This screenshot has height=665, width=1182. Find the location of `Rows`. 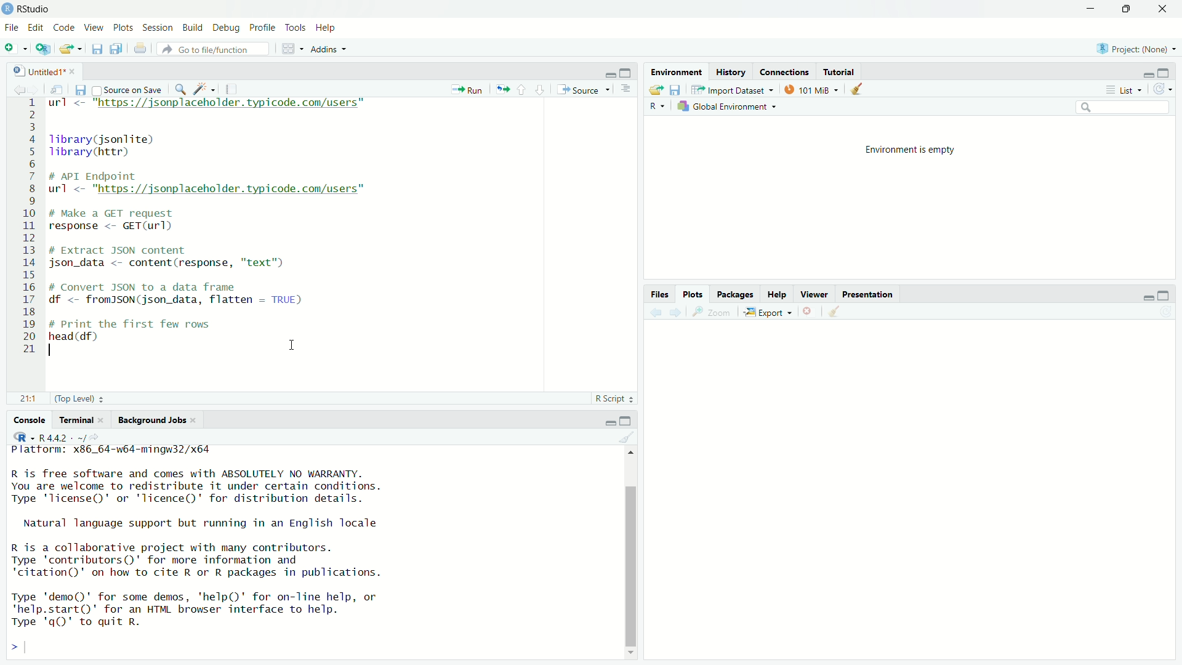

Rows is located at coordinates (28, 226).